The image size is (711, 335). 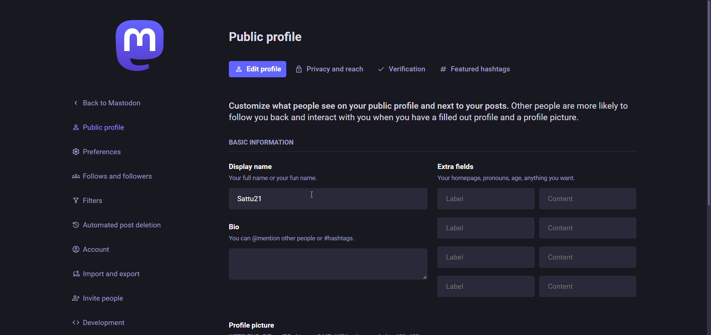 I want to click on account, so click(x=91, y=248).